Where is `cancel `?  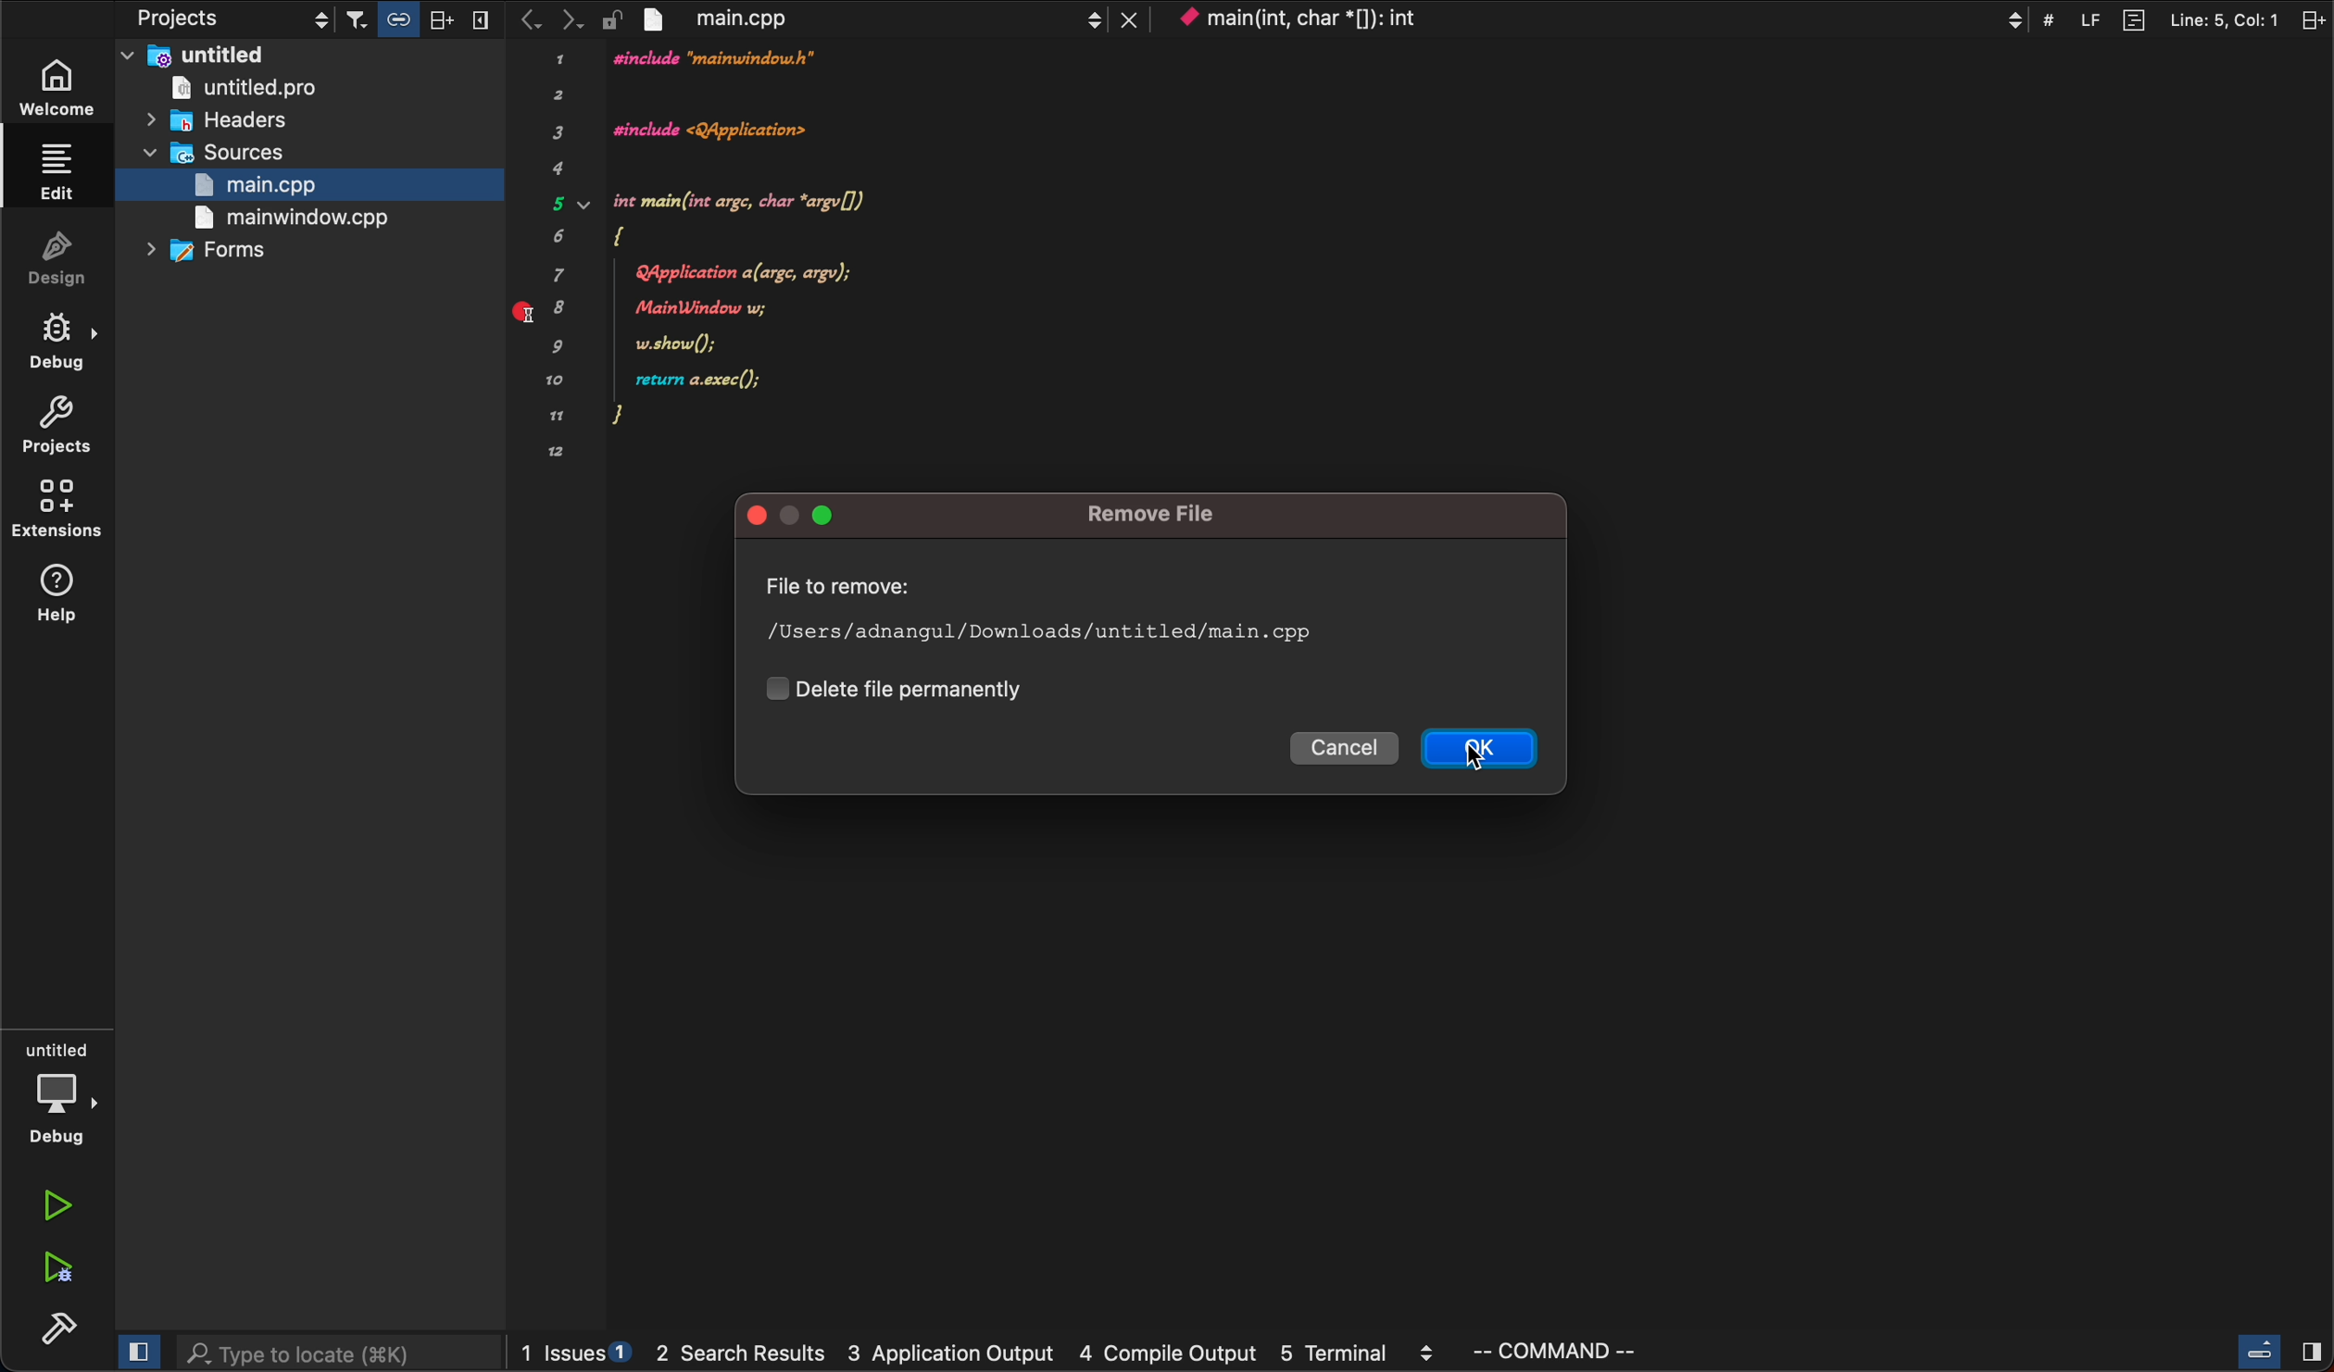 cancel  is located at coordinates (1349, 749).